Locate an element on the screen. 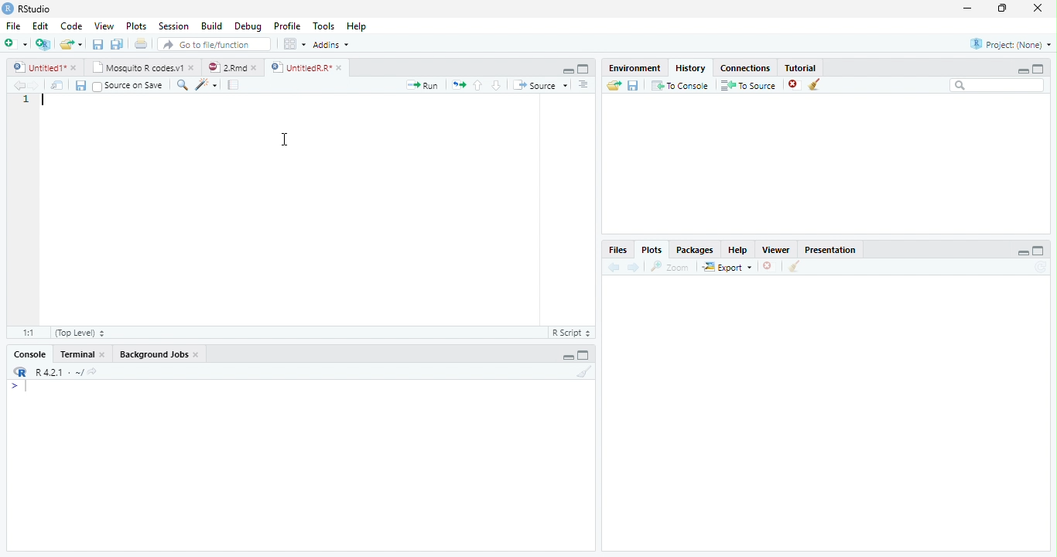 This screenshot has height=557, width=1057. To console is located at coordinates (681, 85).